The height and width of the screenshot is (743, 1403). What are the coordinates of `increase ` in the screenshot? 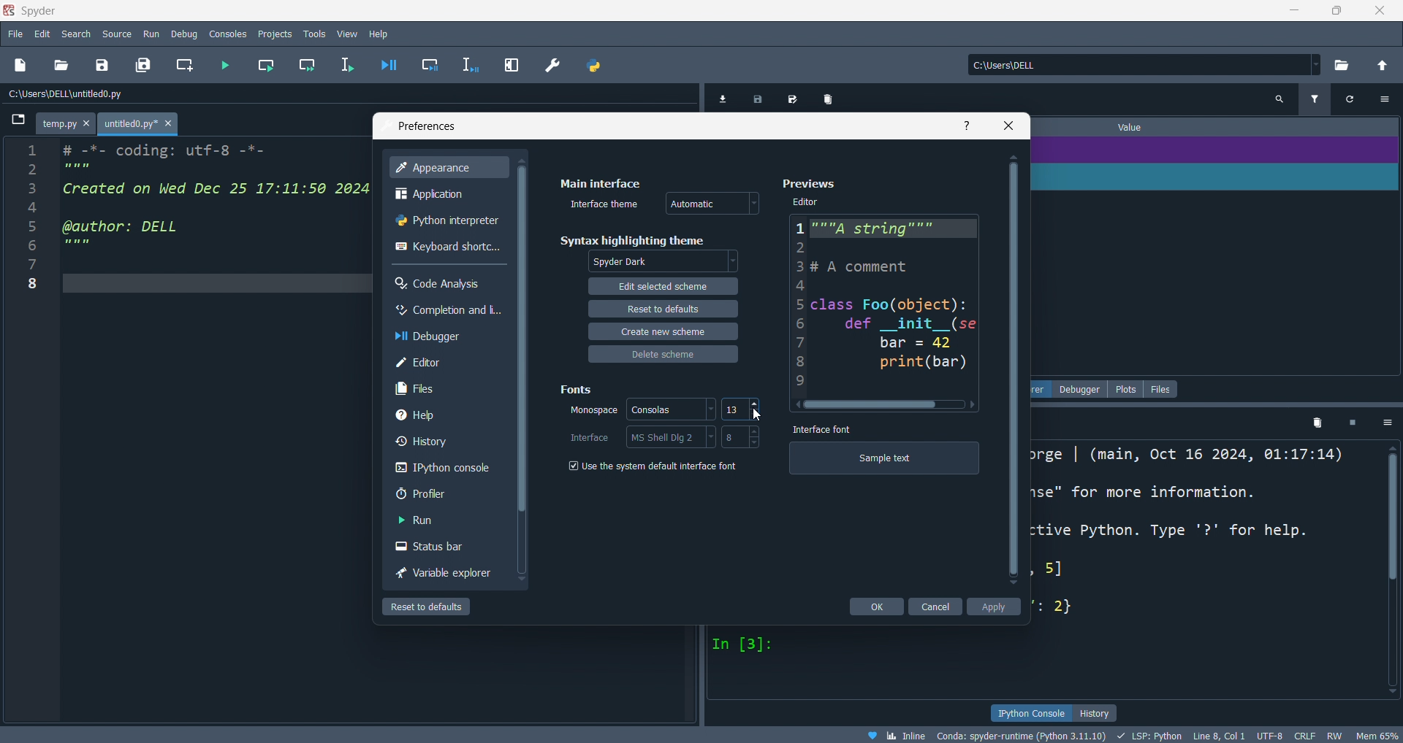 It's located at (756, 404).